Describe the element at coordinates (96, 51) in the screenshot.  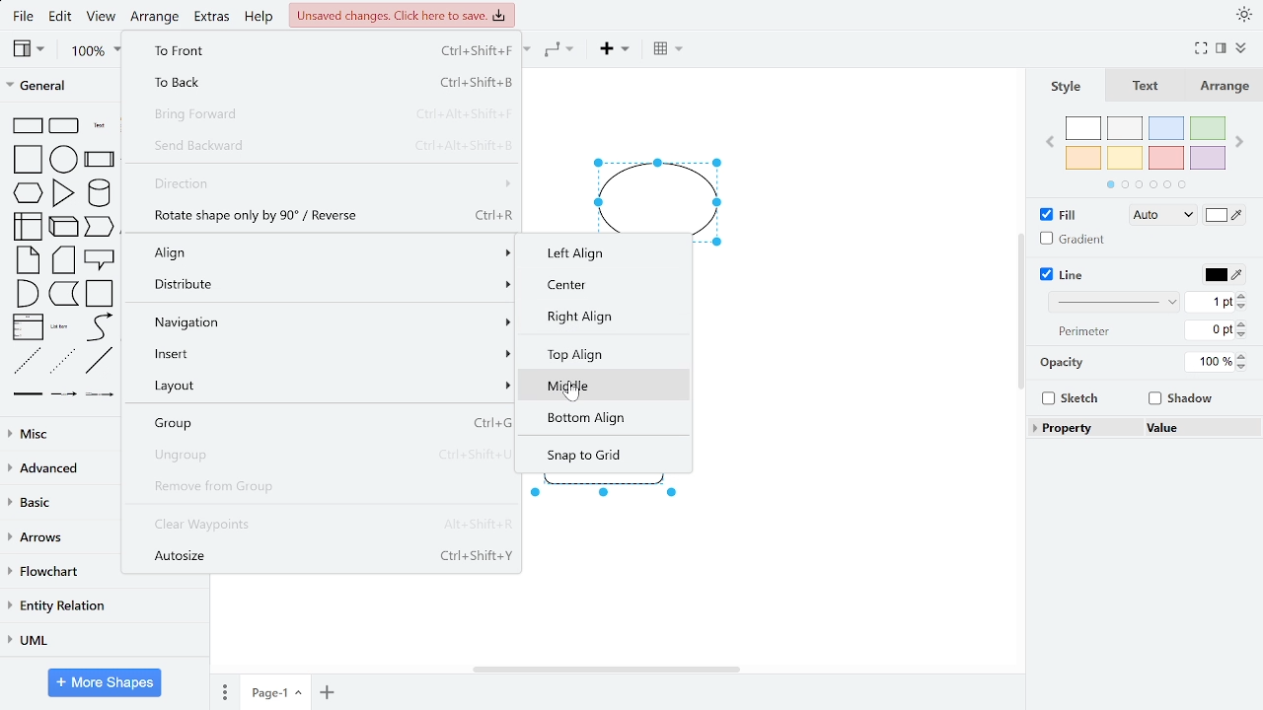
I see `100%` at that location.